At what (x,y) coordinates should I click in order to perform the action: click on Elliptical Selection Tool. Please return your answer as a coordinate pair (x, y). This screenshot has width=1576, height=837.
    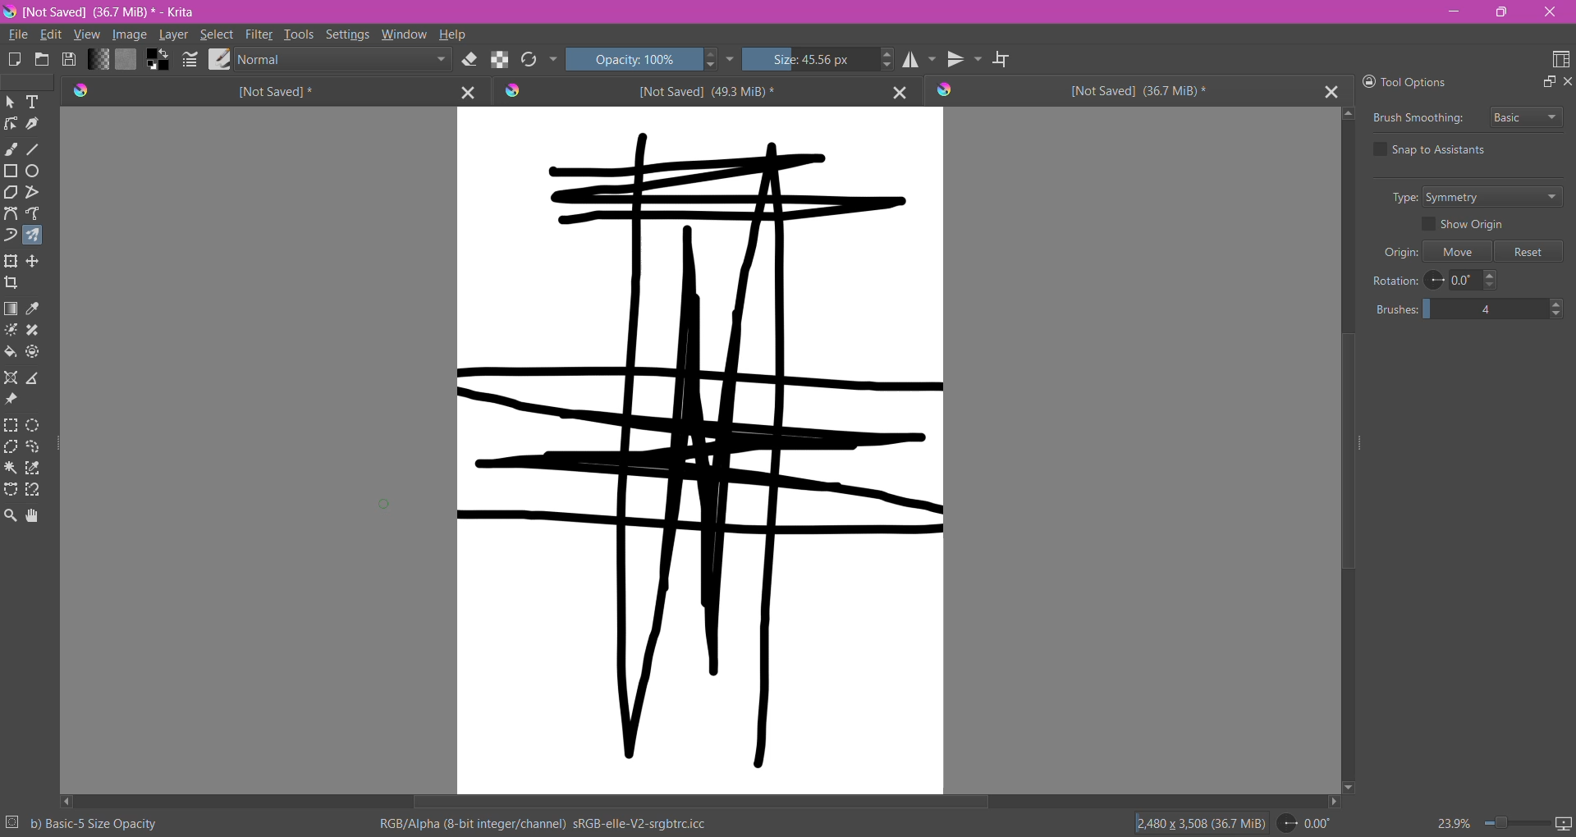
    Looking at the image, I should click on (34, 425).